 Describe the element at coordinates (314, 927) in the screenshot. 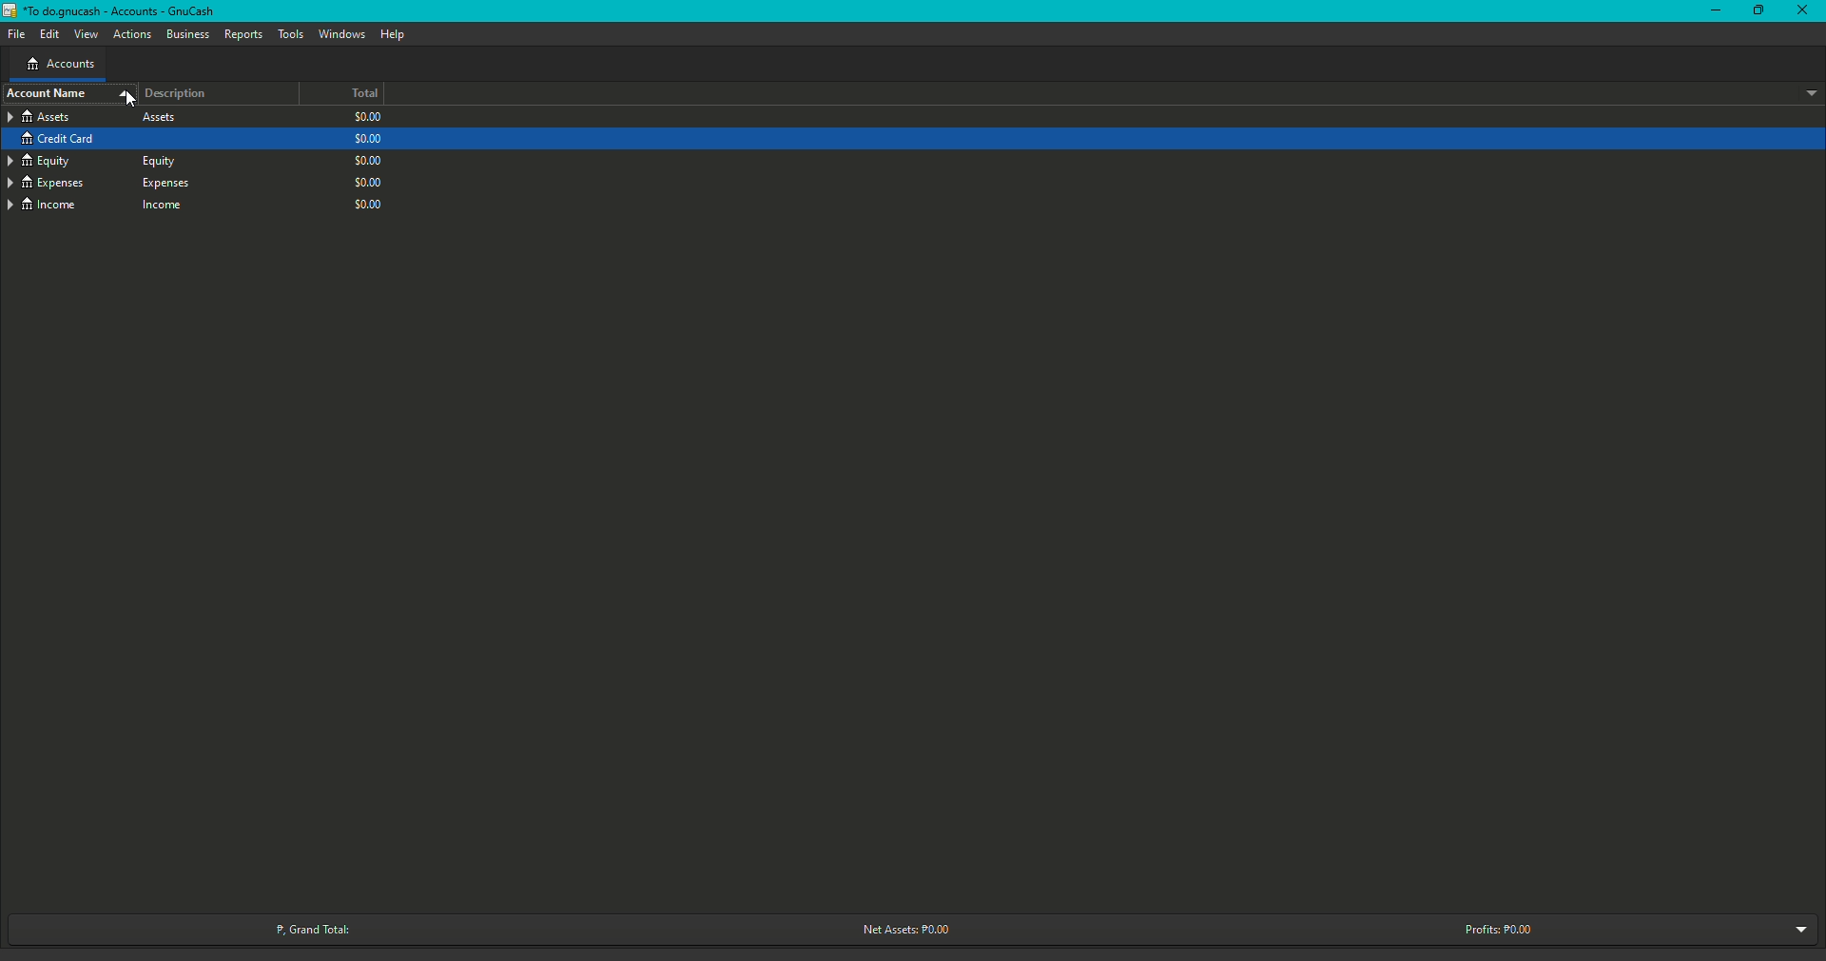

I see `Grand Total` at that location.